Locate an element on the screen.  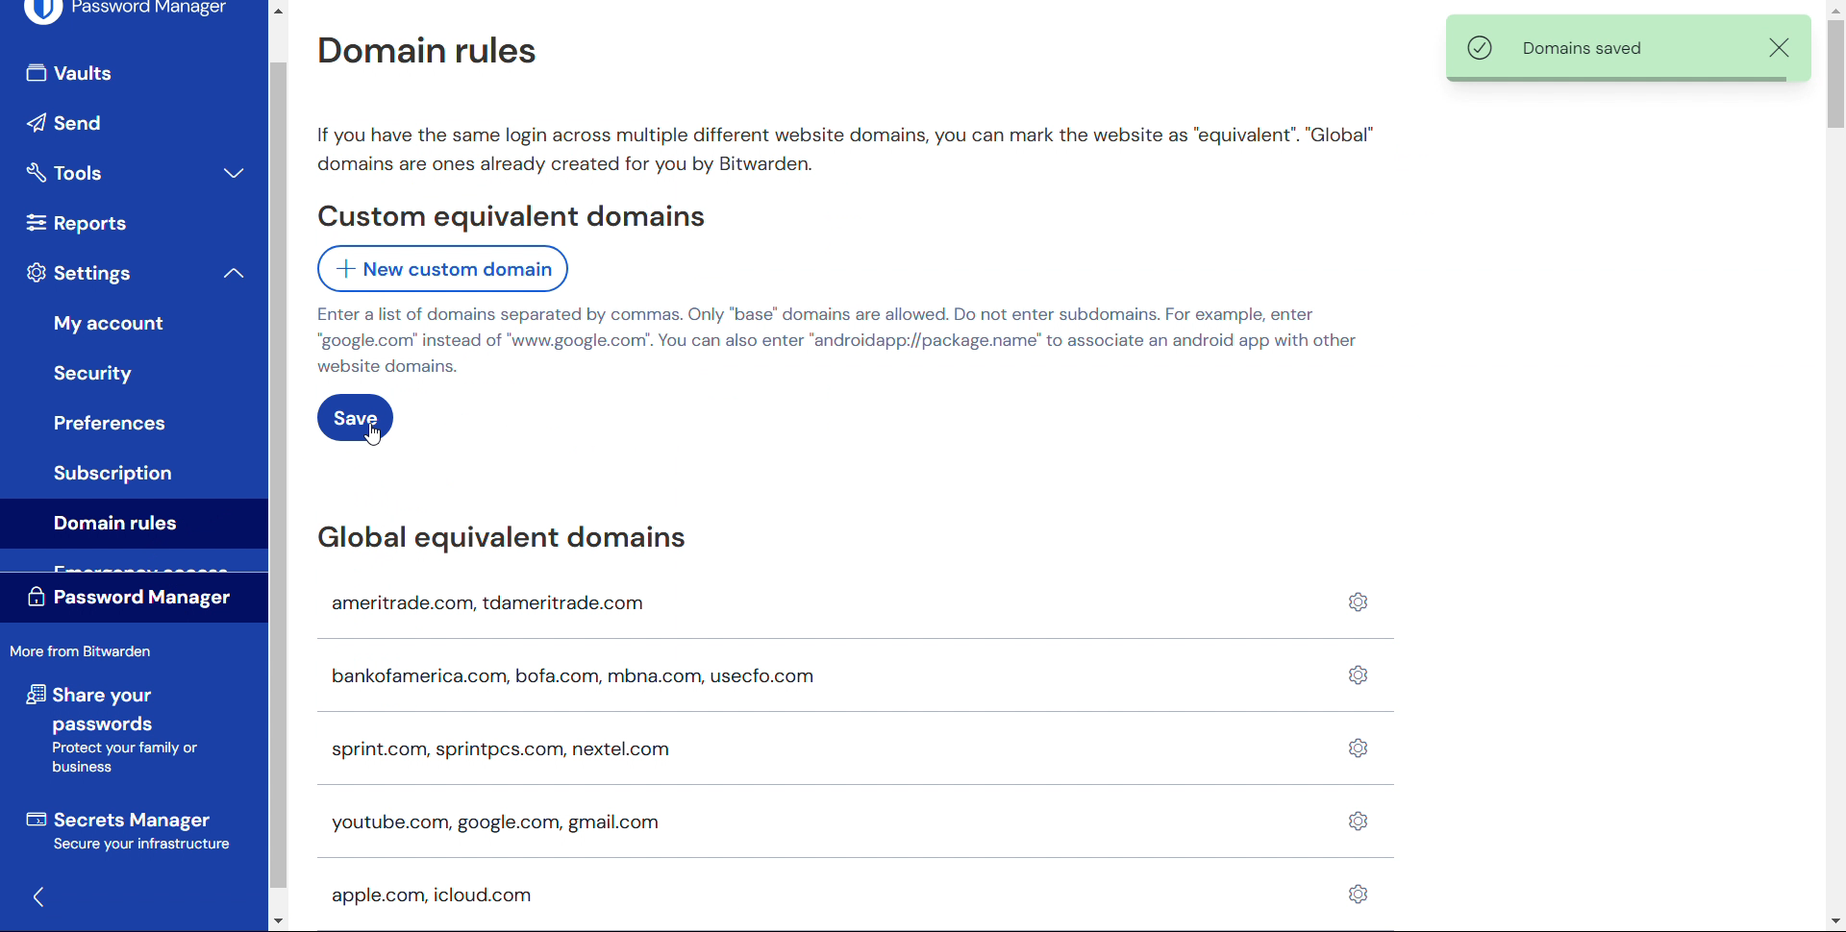
Subscription  is located at coordinates (112, 474).